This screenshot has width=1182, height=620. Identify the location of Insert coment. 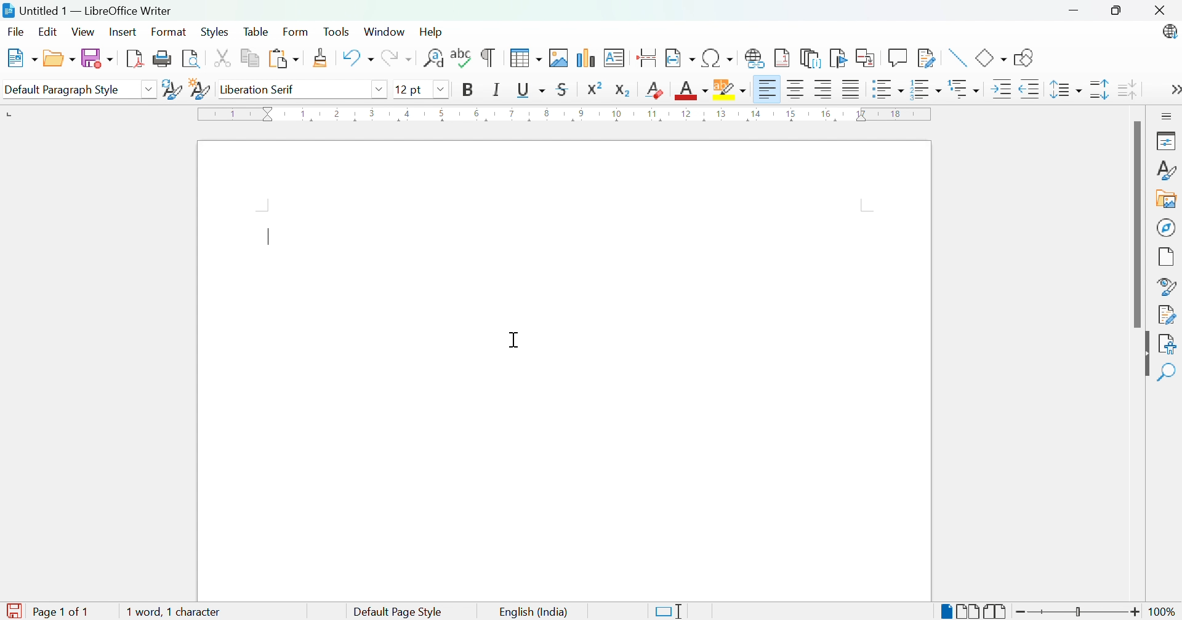
(898, 57).